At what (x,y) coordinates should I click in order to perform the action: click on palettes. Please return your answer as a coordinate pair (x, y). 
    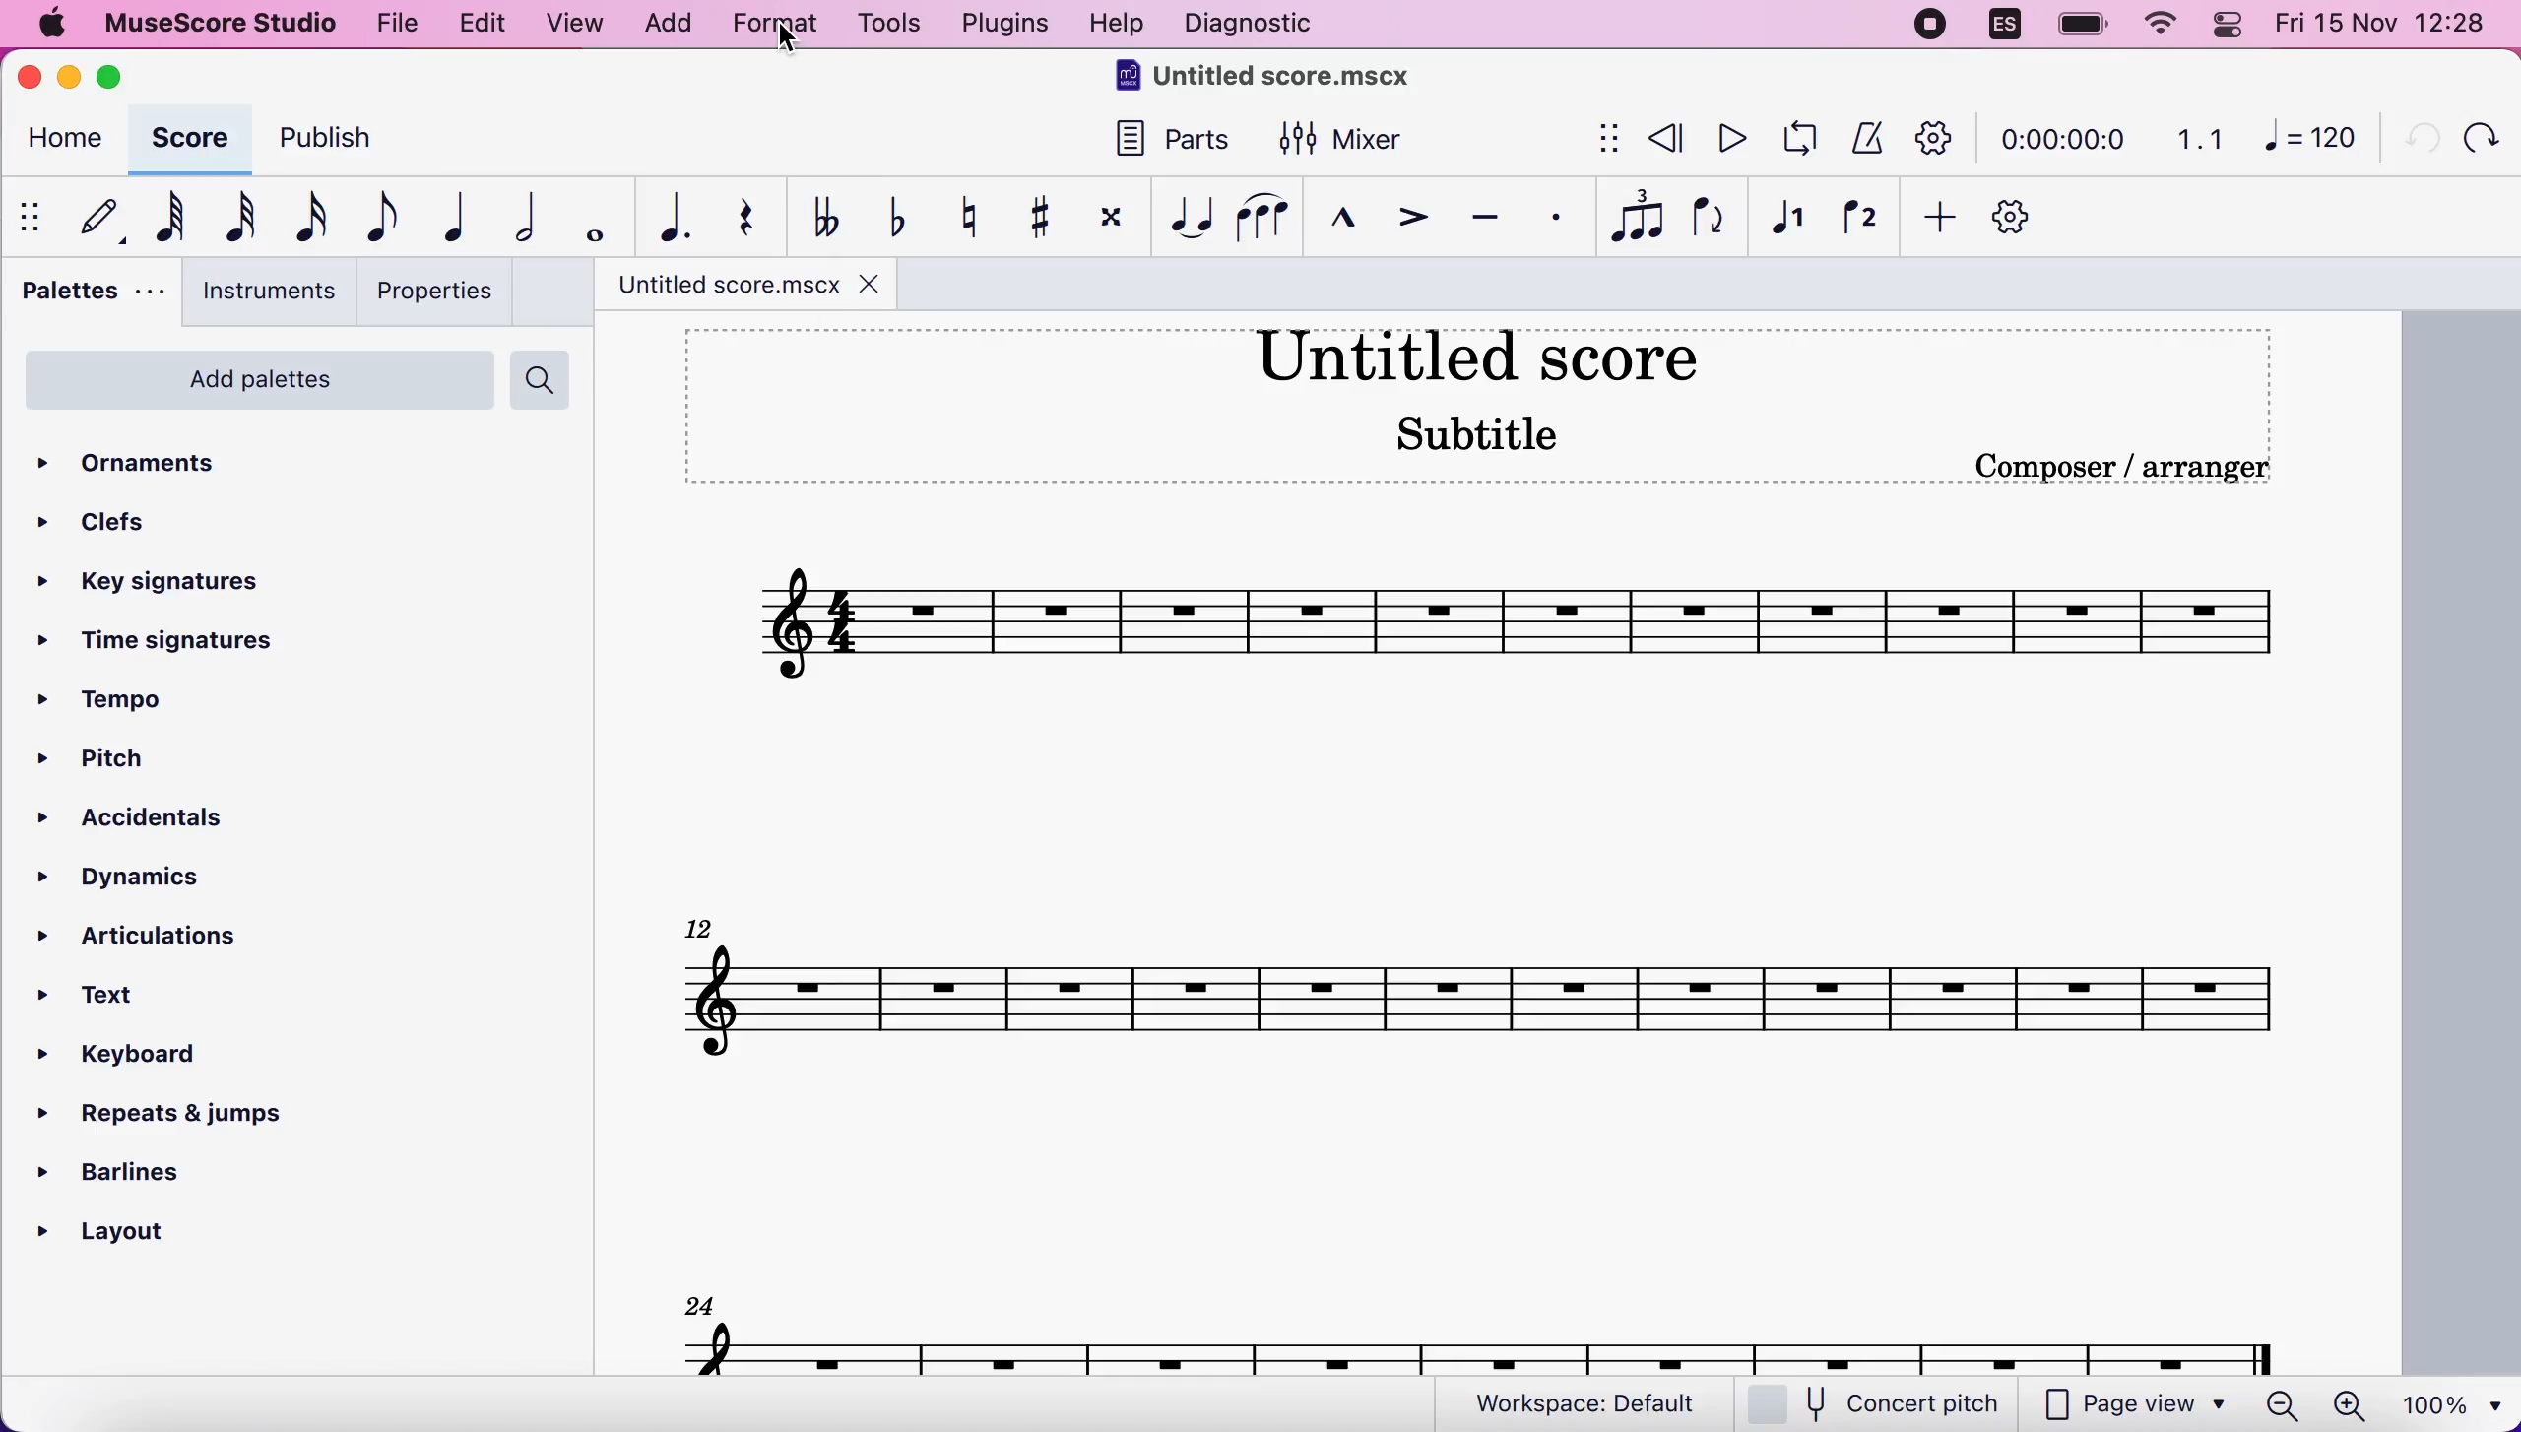
    Looking at the image, I should click on (87, 296).